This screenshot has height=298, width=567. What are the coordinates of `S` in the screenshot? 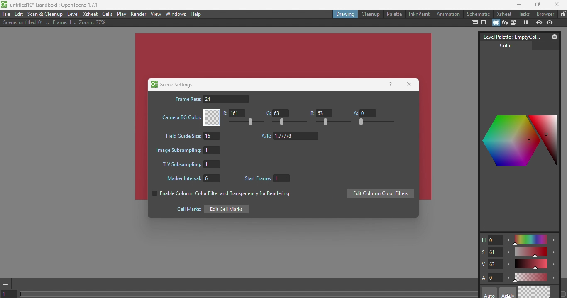 It's located at (491, 252).